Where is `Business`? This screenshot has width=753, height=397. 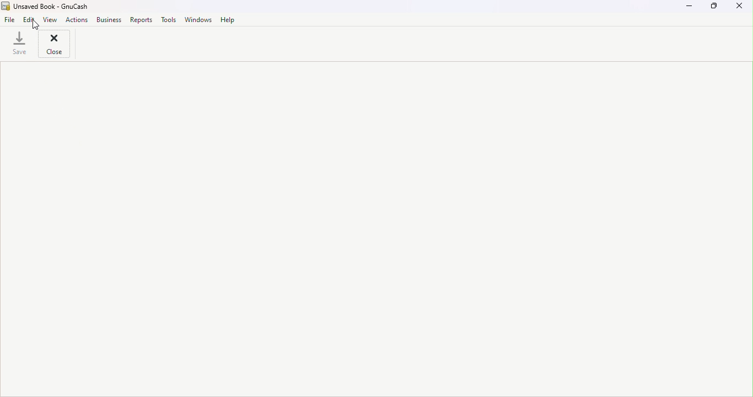
Business is located at coordinates (109, 20).